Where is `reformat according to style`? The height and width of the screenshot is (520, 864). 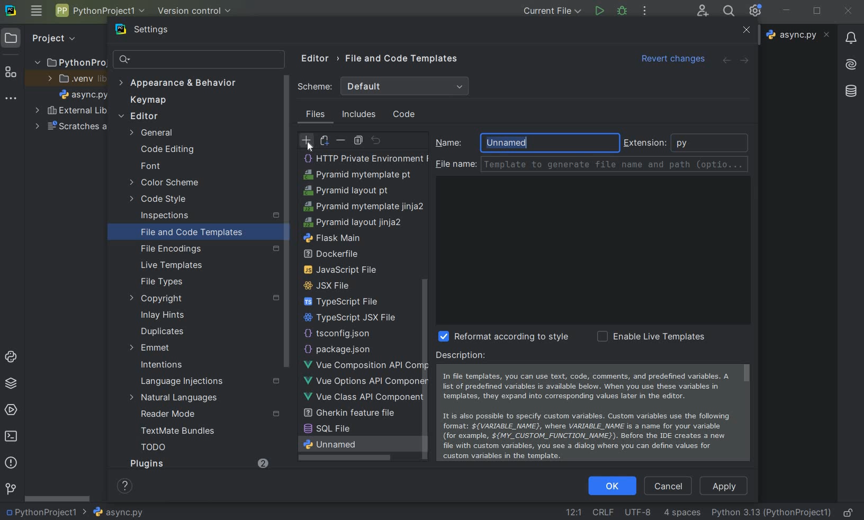 reformat according to style is located at coordinates (499, 336).